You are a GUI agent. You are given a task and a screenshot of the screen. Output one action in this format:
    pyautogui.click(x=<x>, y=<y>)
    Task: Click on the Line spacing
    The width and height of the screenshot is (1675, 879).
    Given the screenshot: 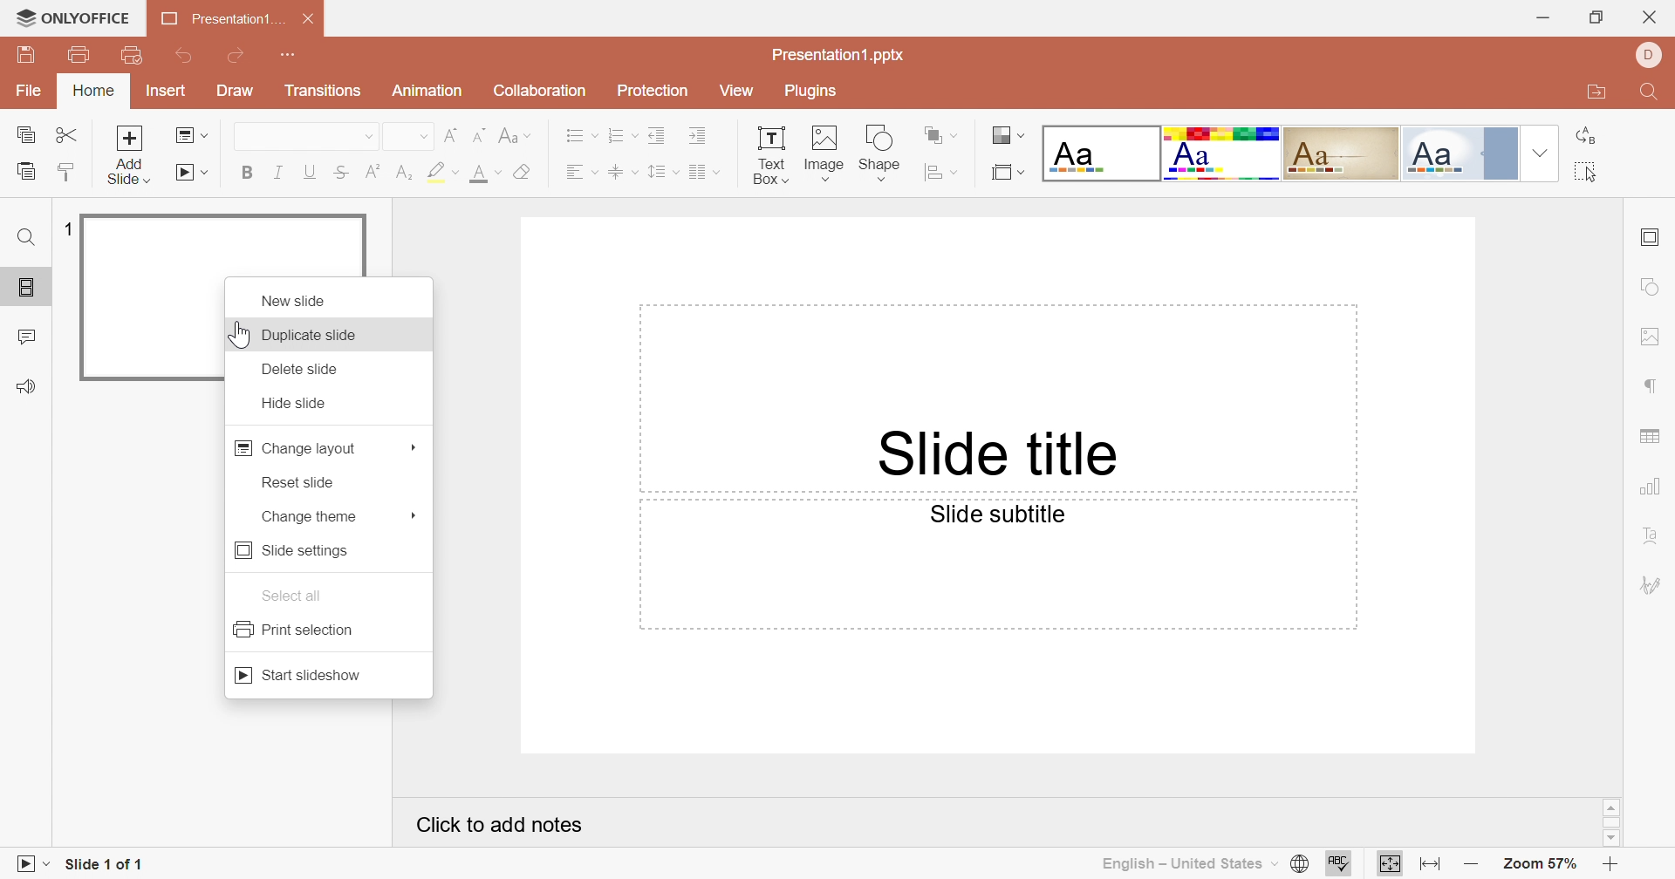 What is the action you would take?
    pyautogui.click(x=661, y=172)
    